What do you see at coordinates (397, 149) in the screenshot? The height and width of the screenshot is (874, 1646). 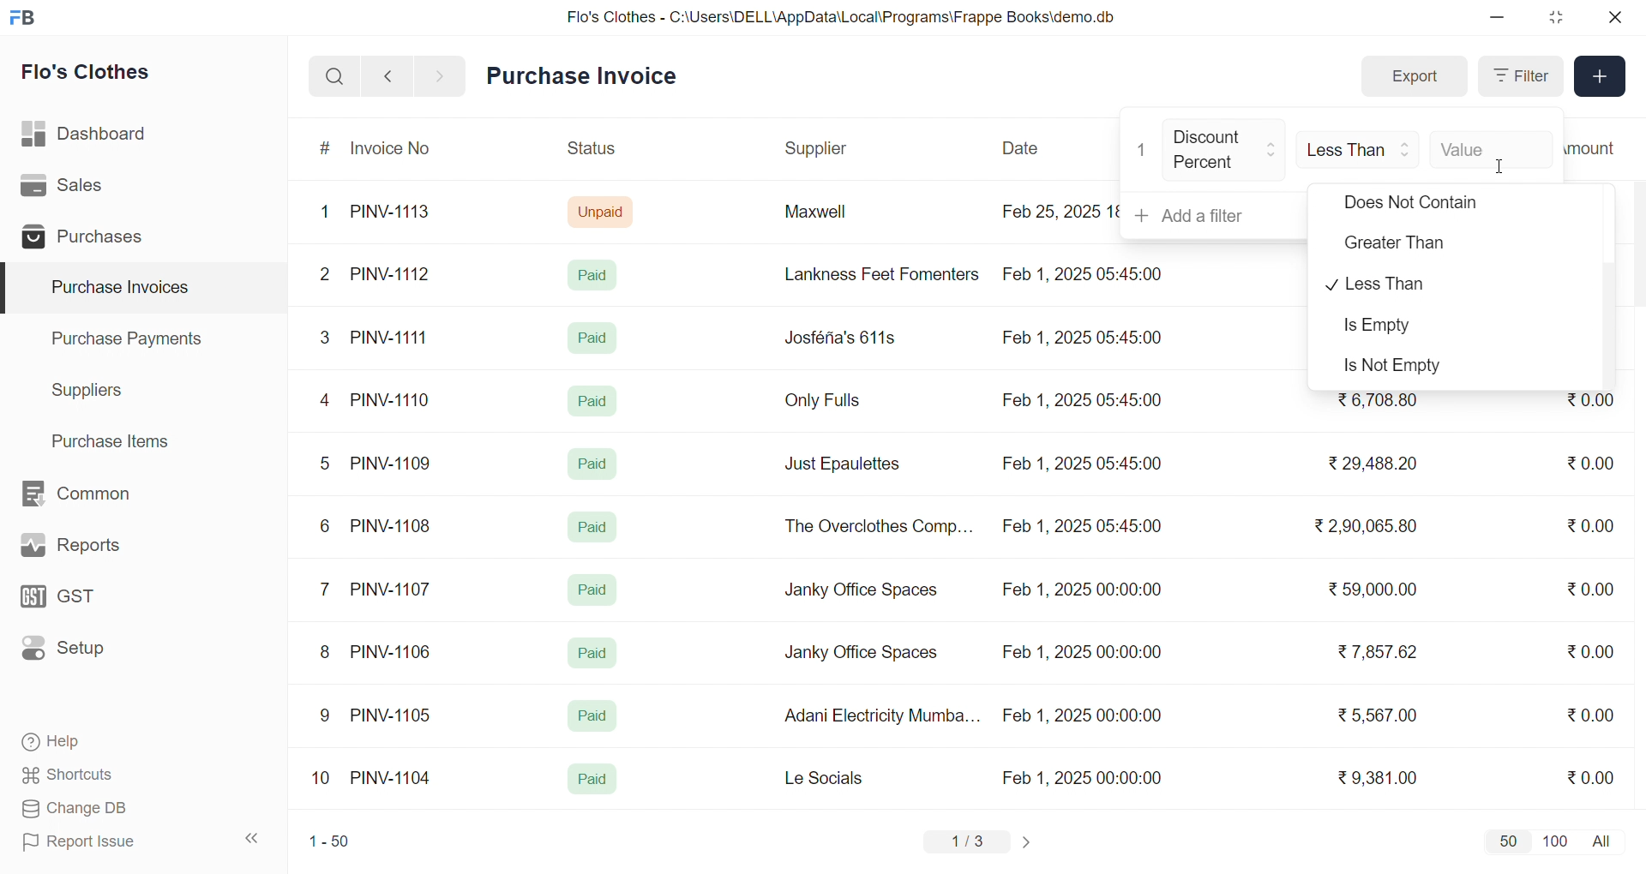 I see `Invoice No` at bounding box center [397, 149].